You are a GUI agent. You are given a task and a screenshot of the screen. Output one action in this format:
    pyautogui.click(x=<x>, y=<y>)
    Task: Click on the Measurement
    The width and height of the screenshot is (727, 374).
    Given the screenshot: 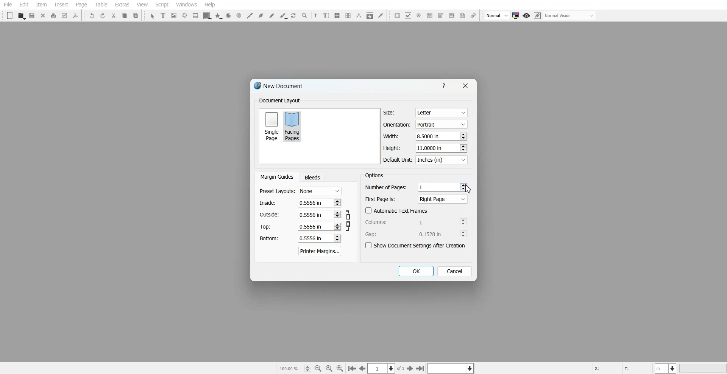 What is the action you would take?
    pyautogui.click(x=359, y=15)
    